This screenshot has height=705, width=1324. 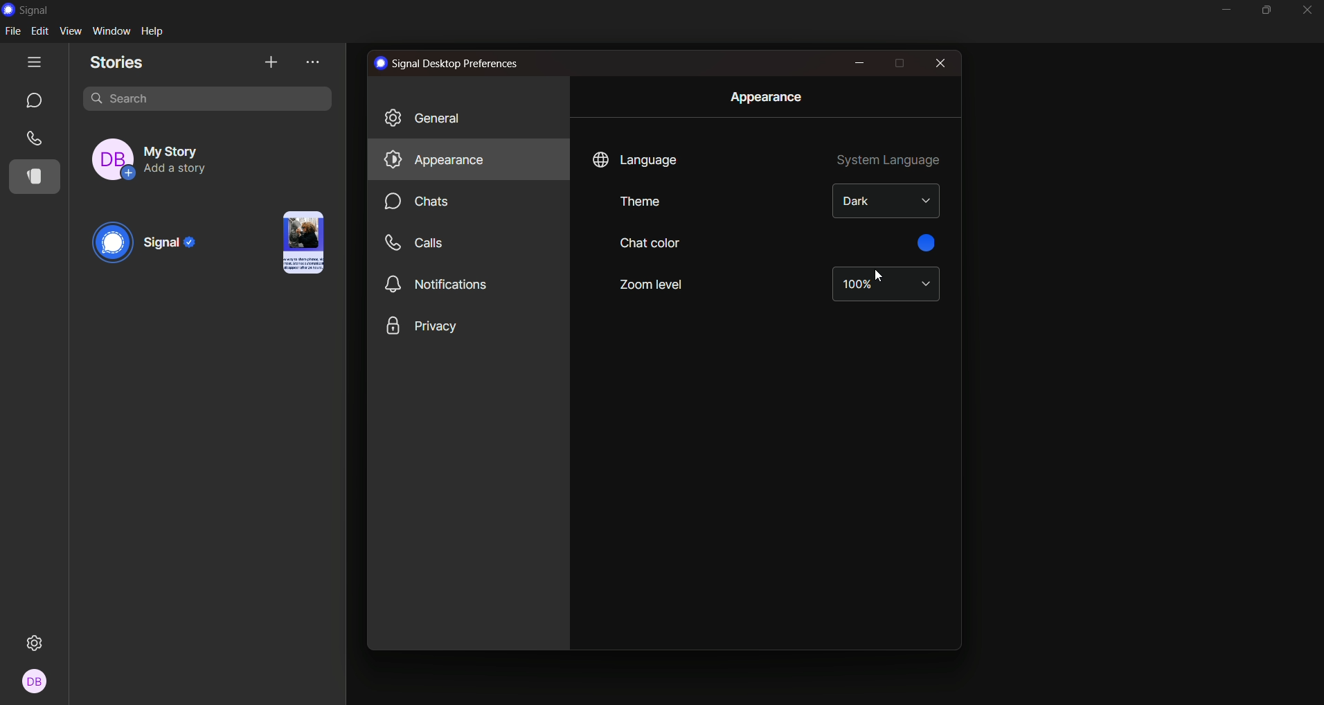 What do you see at coordinates (431, 159) in the screenshot?
I see `appearance` at bounding box center [431, 159].